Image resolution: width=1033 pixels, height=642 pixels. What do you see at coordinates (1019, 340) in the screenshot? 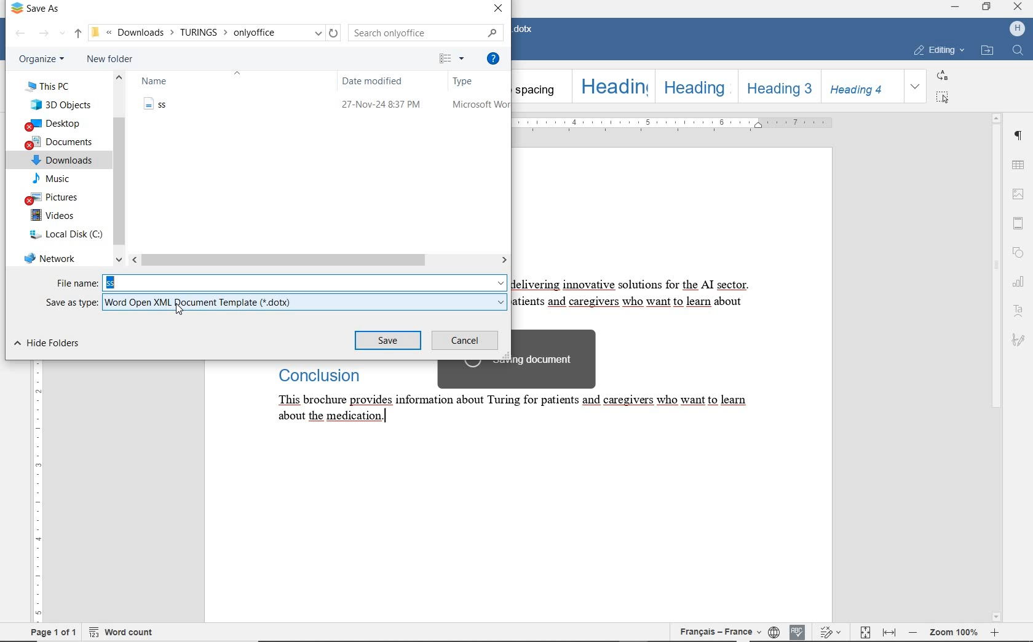
I see `SIGNATURE` at bounding box center [1019, 340].